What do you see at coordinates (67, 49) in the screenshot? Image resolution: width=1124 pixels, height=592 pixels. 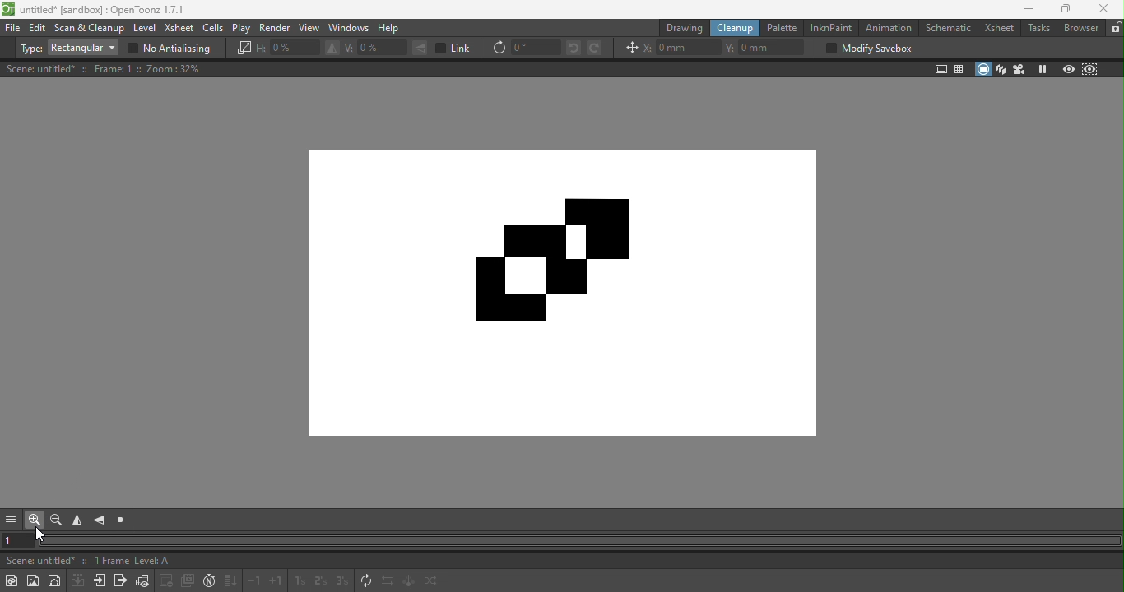 I see `Type` at bounding box center [67, 49].